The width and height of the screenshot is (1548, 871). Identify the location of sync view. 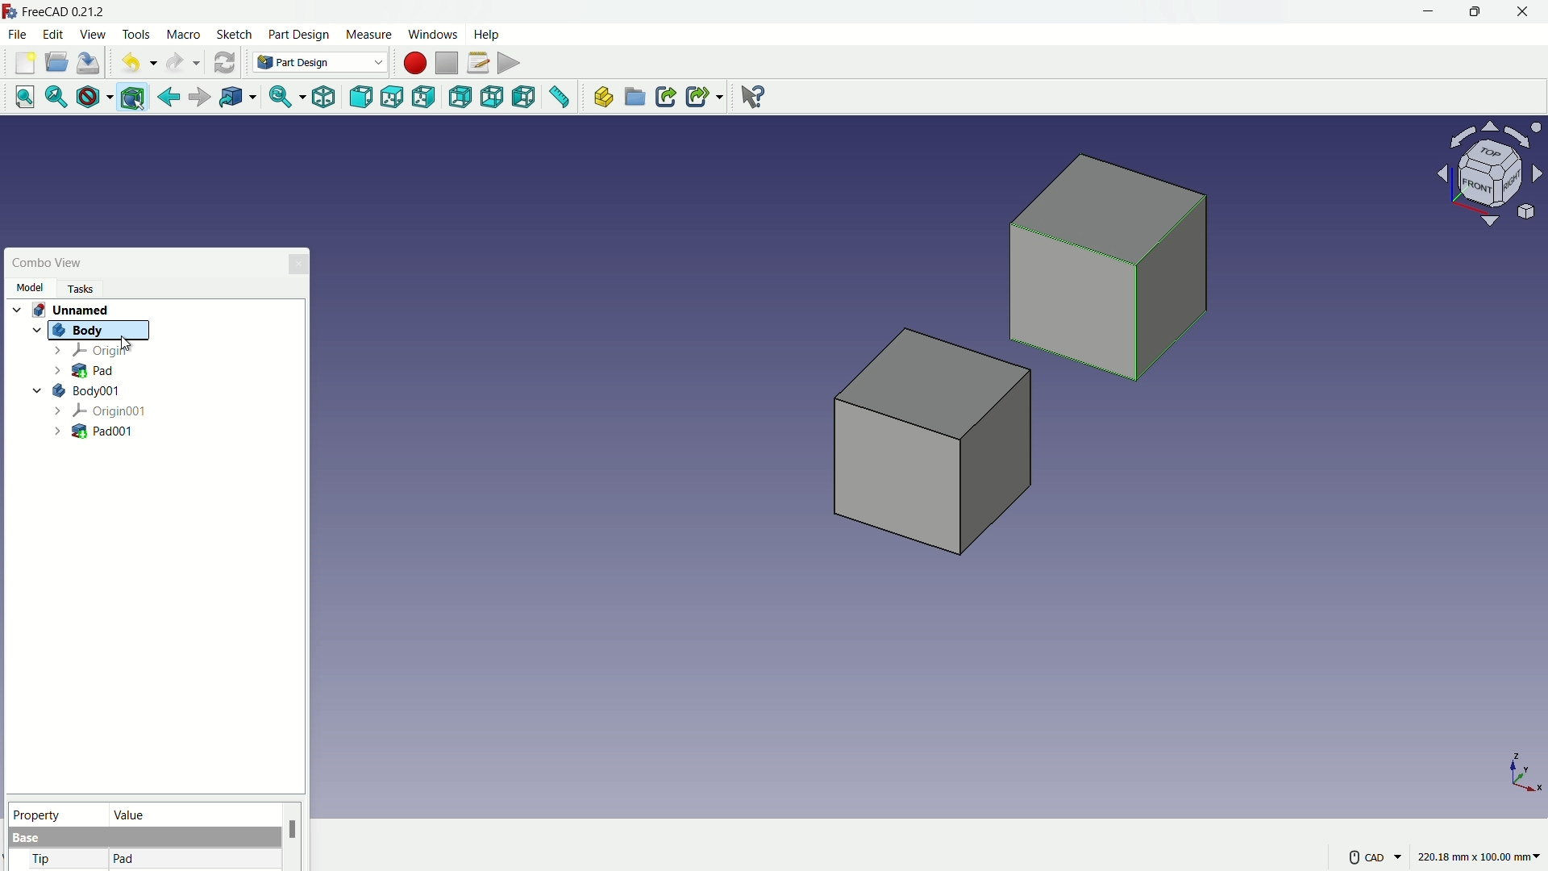
(280, 98).